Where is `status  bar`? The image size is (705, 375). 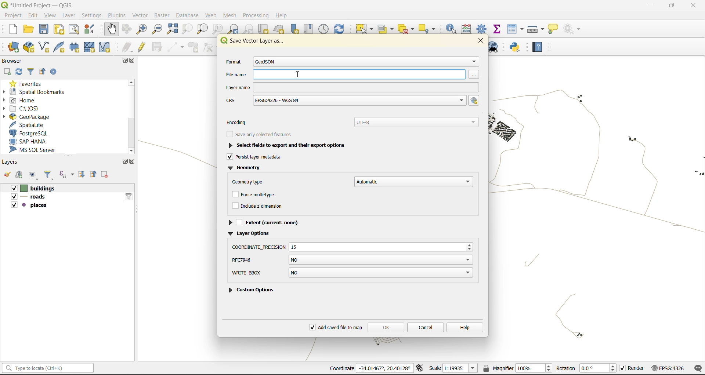 status  bar is located at coordinates (49, 368).